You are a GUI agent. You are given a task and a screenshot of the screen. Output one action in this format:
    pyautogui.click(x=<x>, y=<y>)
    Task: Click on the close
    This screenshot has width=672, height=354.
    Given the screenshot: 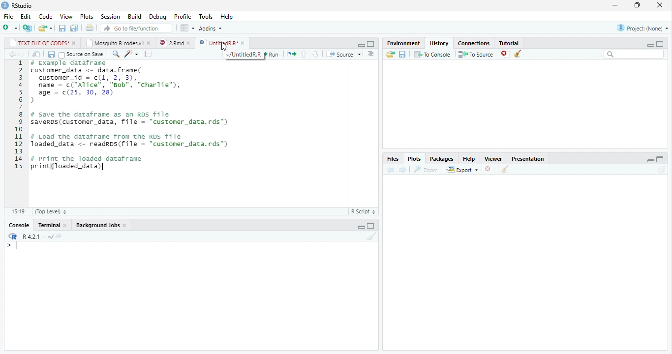 What is the action you would take?
    pyautogui.click(x=244, y=43)
    